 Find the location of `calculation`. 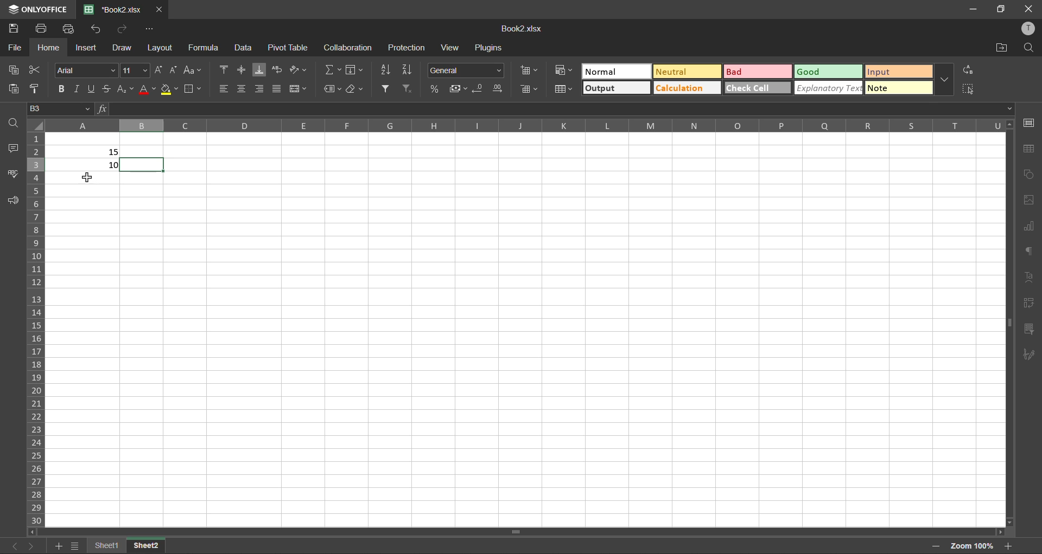

calculation is located at coordinates (686, 87).